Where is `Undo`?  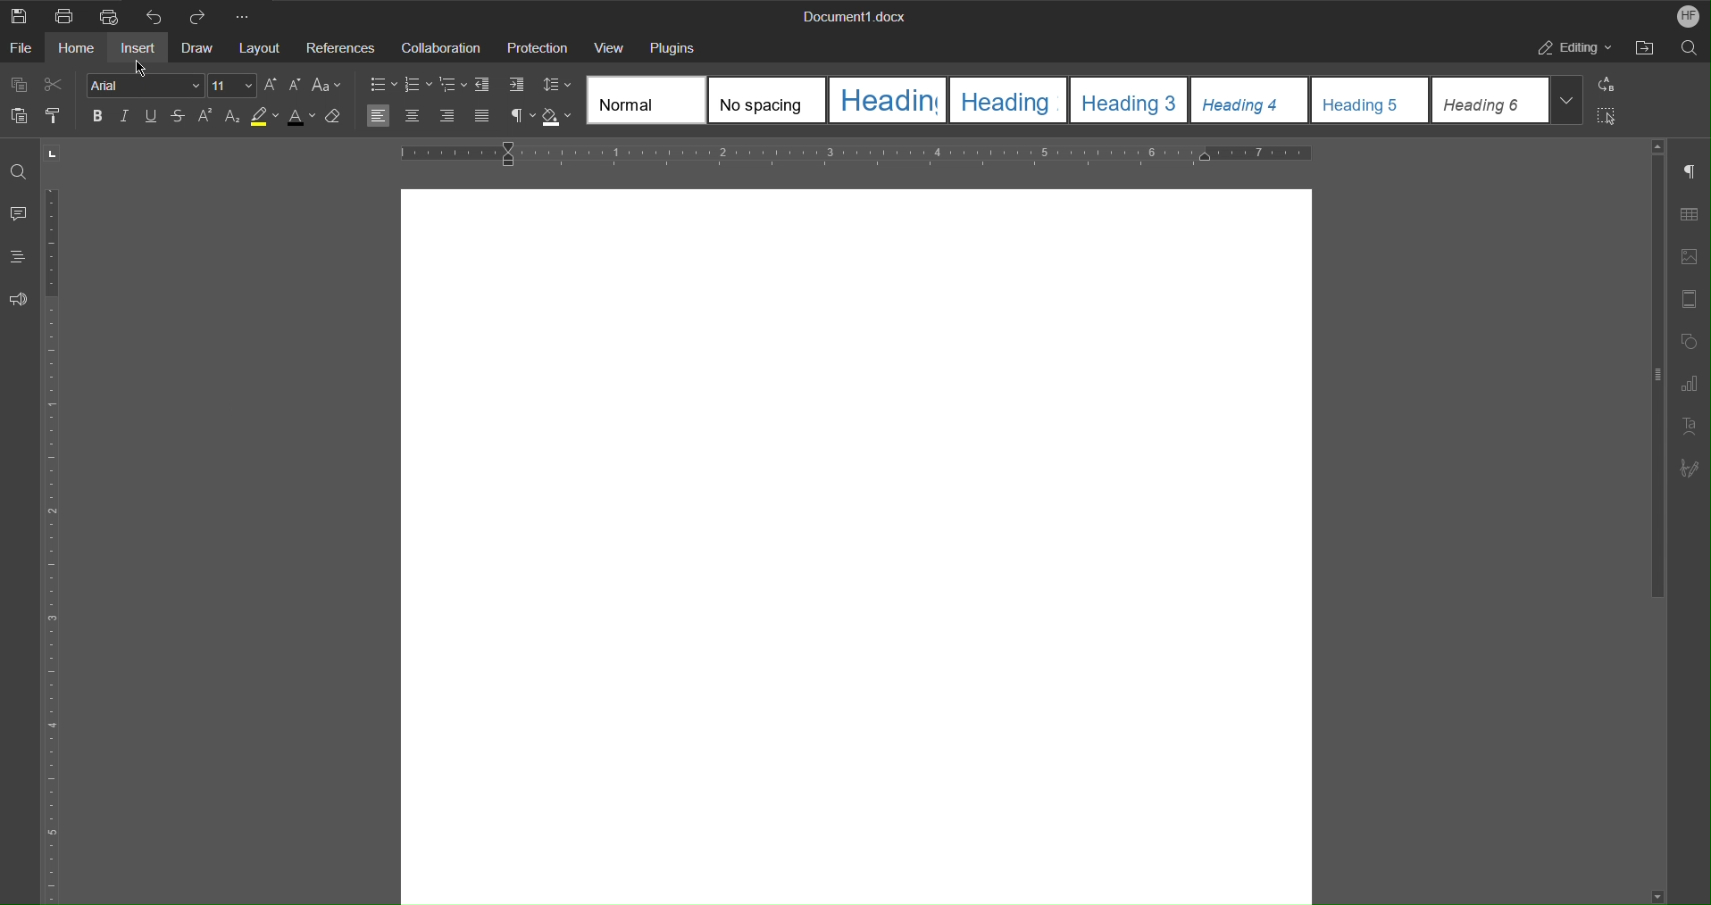 Undo is located at coordinates (158, 15).